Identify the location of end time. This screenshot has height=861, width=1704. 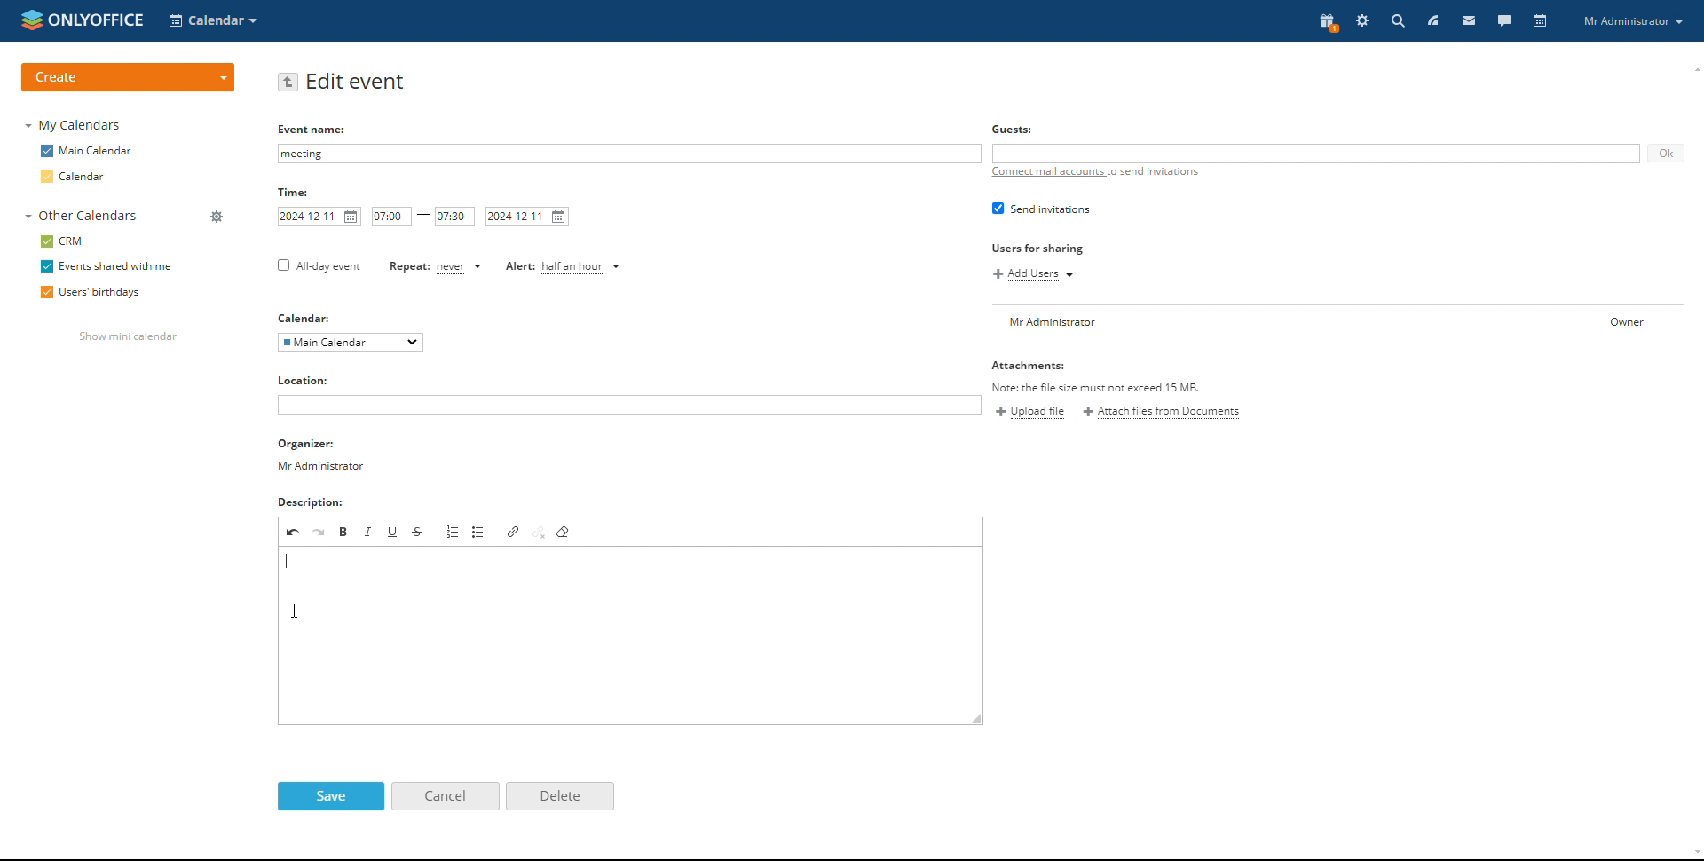
(454, 216).